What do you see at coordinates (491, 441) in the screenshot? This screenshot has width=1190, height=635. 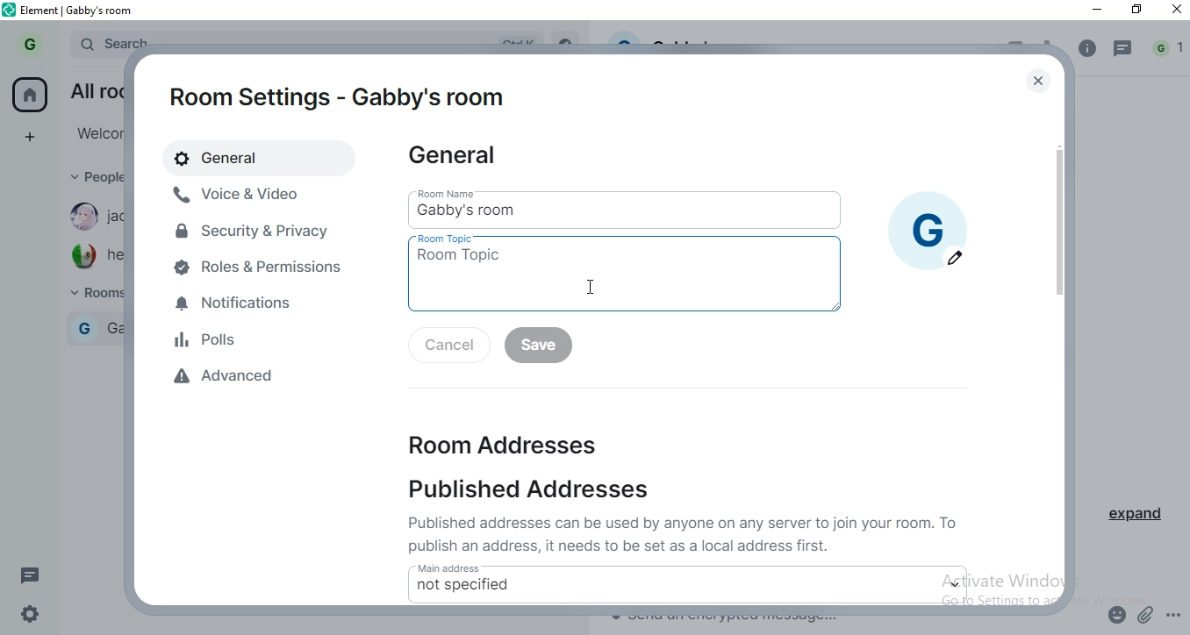 I see `room addresses` at bounding box center [491, 441].